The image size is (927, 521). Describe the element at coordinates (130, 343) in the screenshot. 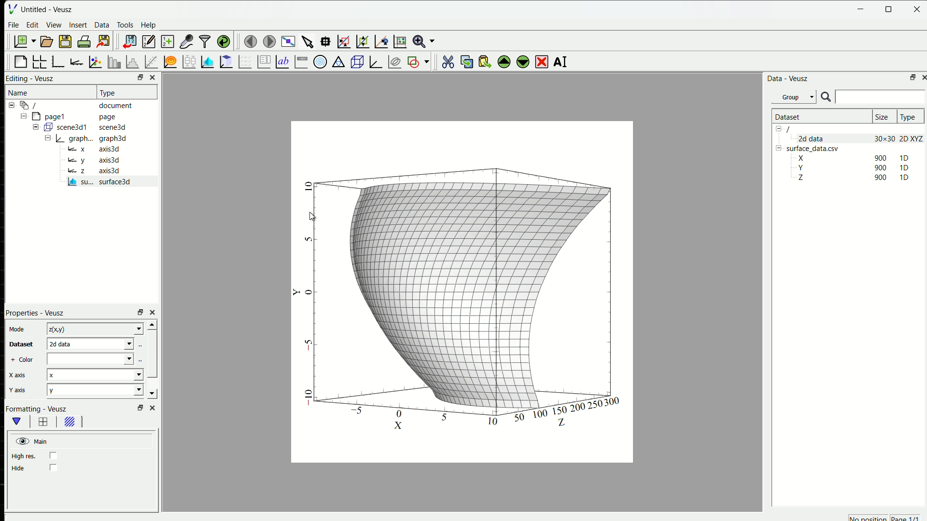

I see `Drop-down ` at that location.